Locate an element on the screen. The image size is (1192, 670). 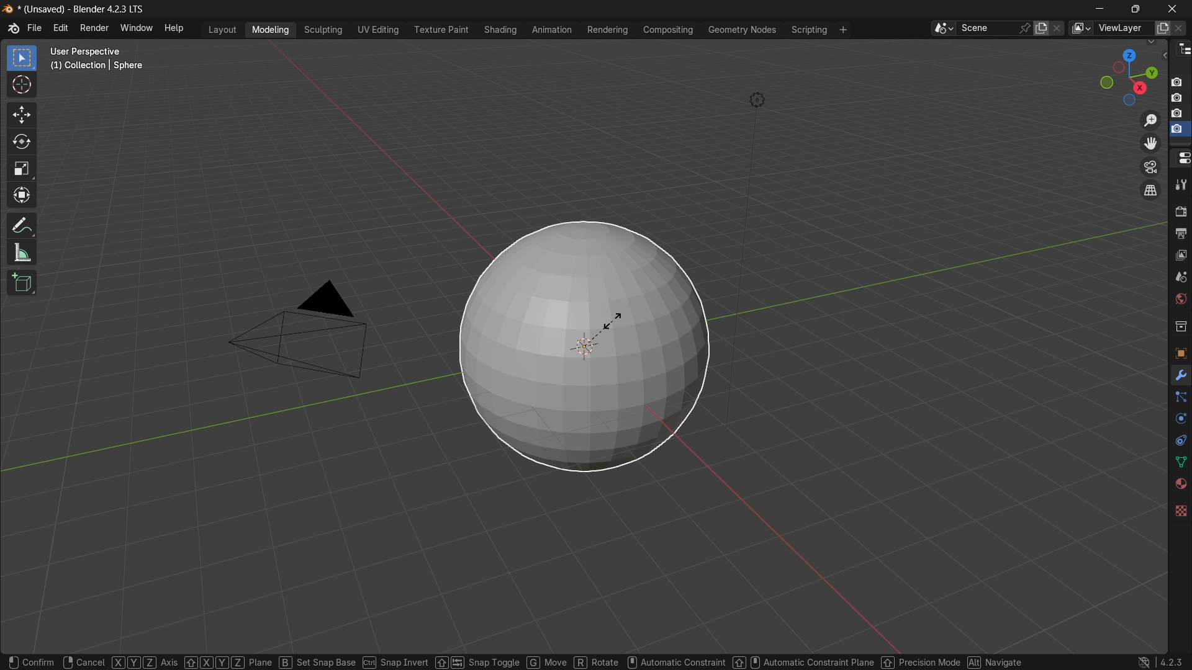
select box is located at coordinates (20, 58).